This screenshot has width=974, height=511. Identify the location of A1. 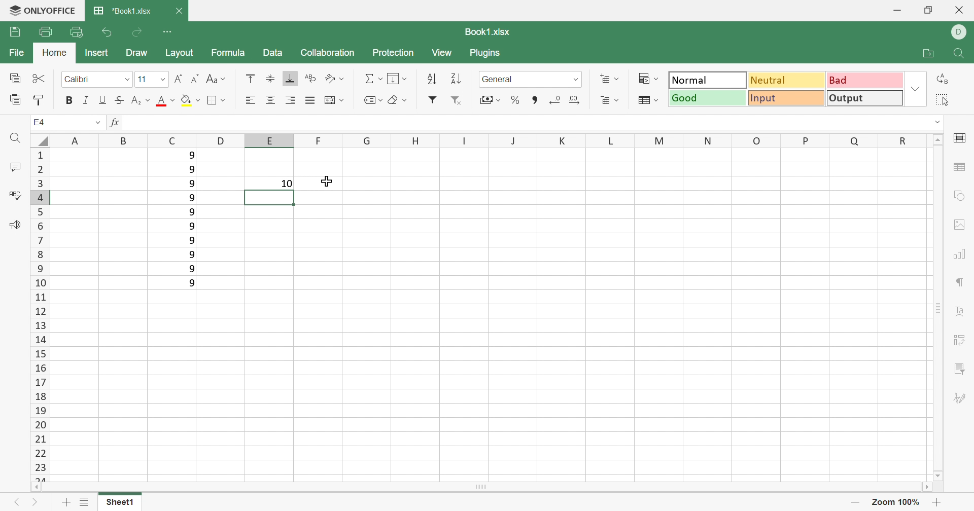
(39, 123).